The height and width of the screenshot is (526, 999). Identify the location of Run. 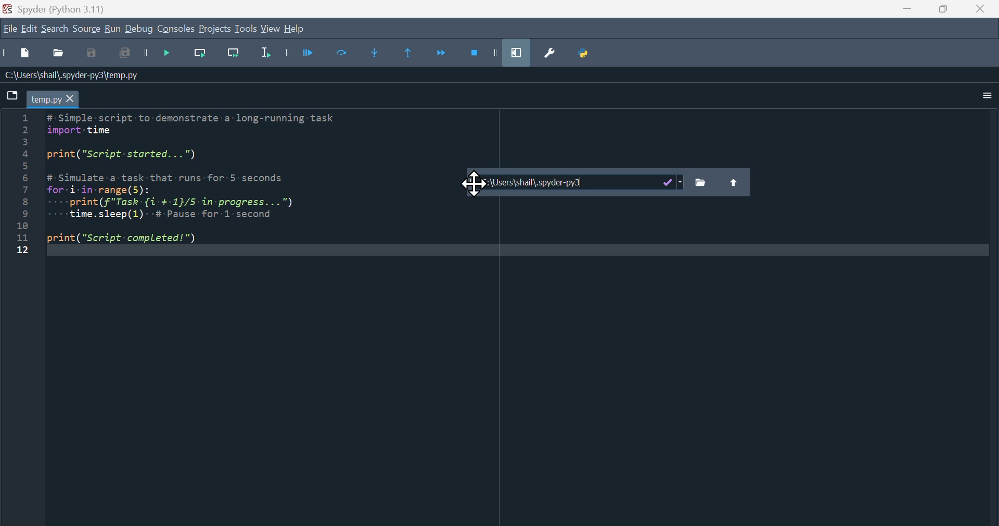
(112, 29).